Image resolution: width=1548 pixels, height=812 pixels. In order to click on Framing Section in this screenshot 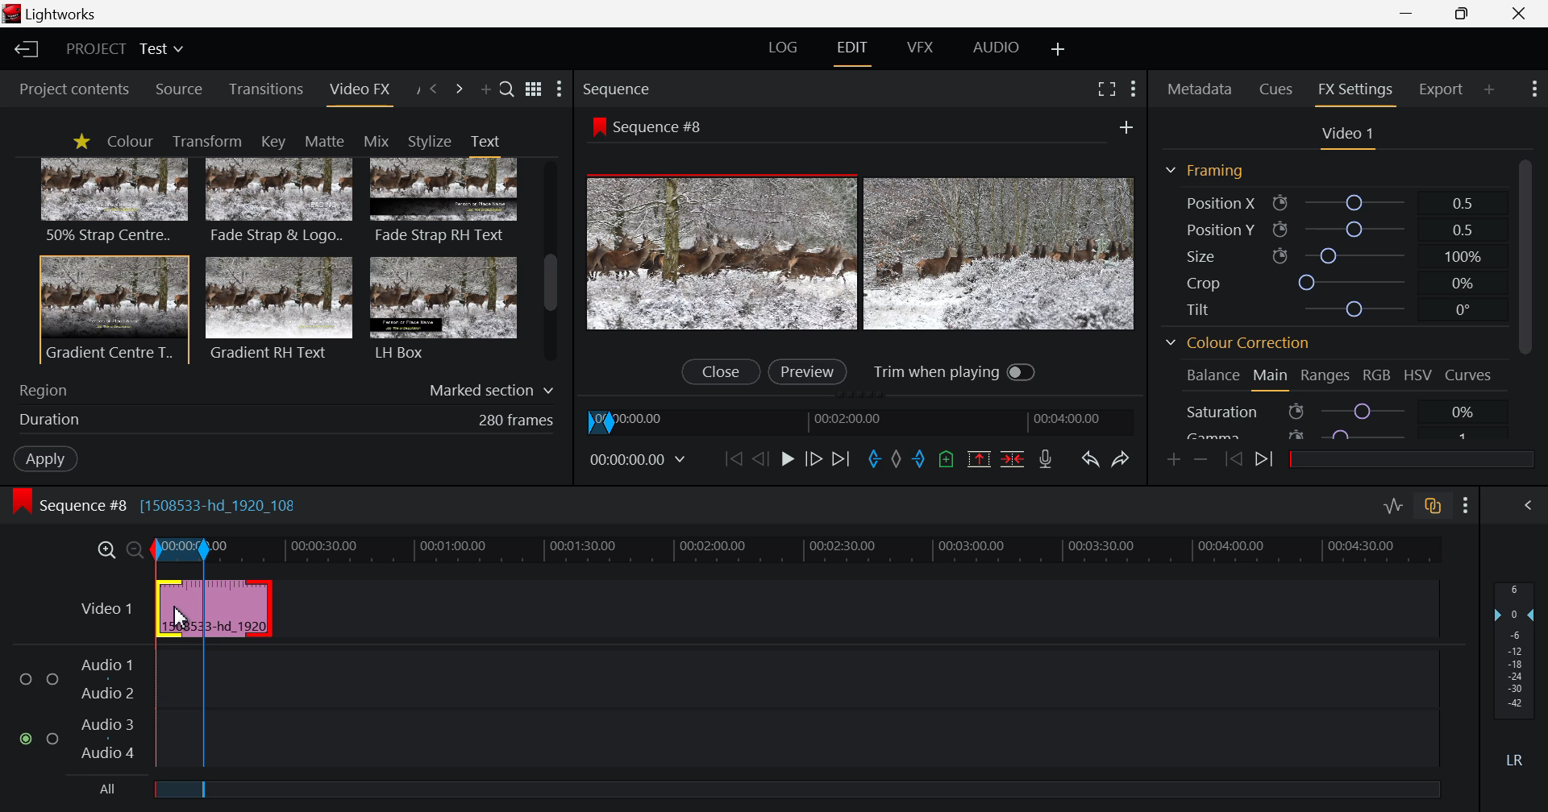, I will do `click(1211, 170)`.